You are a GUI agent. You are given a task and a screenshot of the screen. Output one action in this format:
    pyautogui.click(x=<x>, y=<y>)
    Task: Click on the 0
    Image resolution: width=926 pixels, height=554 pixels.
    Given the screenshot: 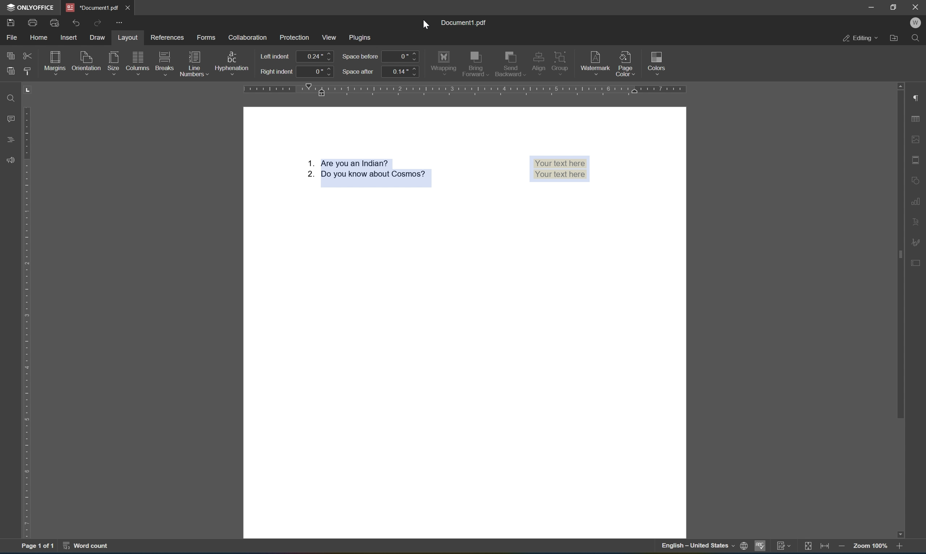 What is the action you would take?
    pyautogui.click(x=401, y=56)
    